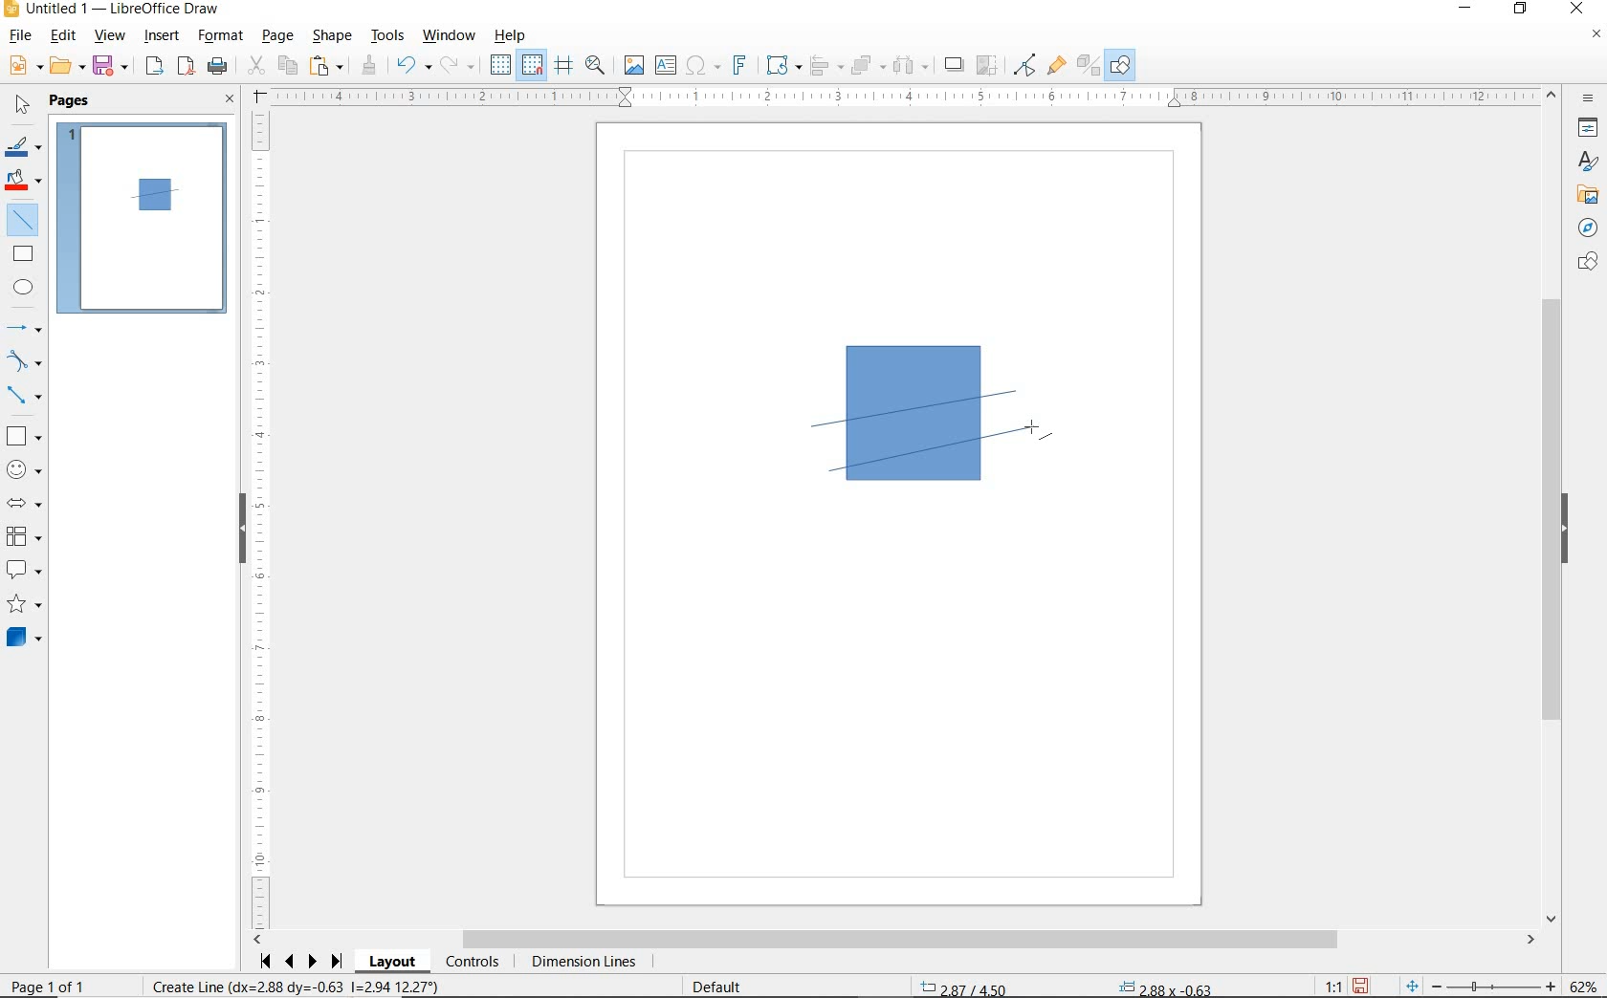  I want to click on PRINT, so click(218, 69).